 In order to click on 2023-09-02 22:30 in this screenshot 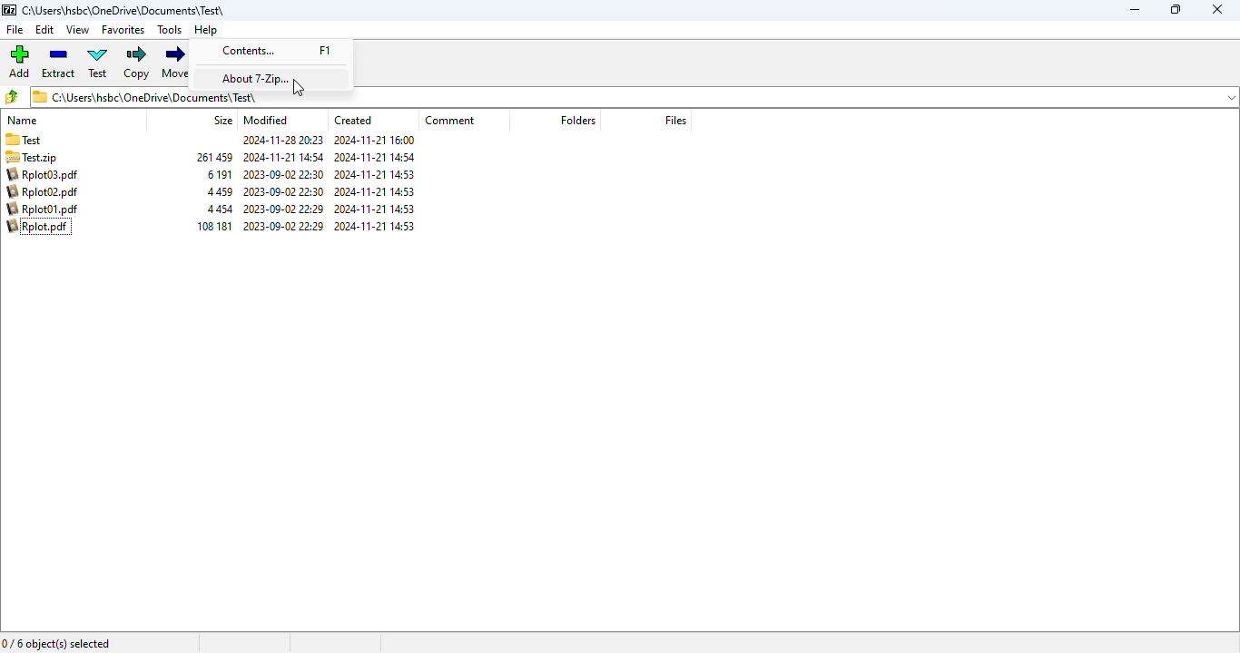, I will do `click(285, 174)`.